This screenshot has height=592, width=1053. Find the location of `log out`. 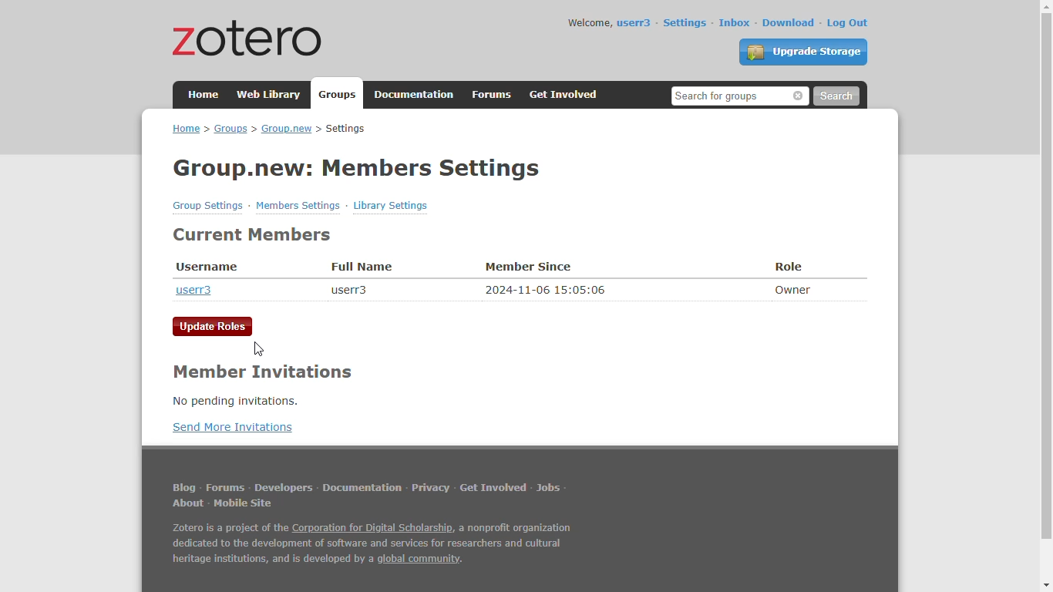

log out is located at coordinates (848, 23).